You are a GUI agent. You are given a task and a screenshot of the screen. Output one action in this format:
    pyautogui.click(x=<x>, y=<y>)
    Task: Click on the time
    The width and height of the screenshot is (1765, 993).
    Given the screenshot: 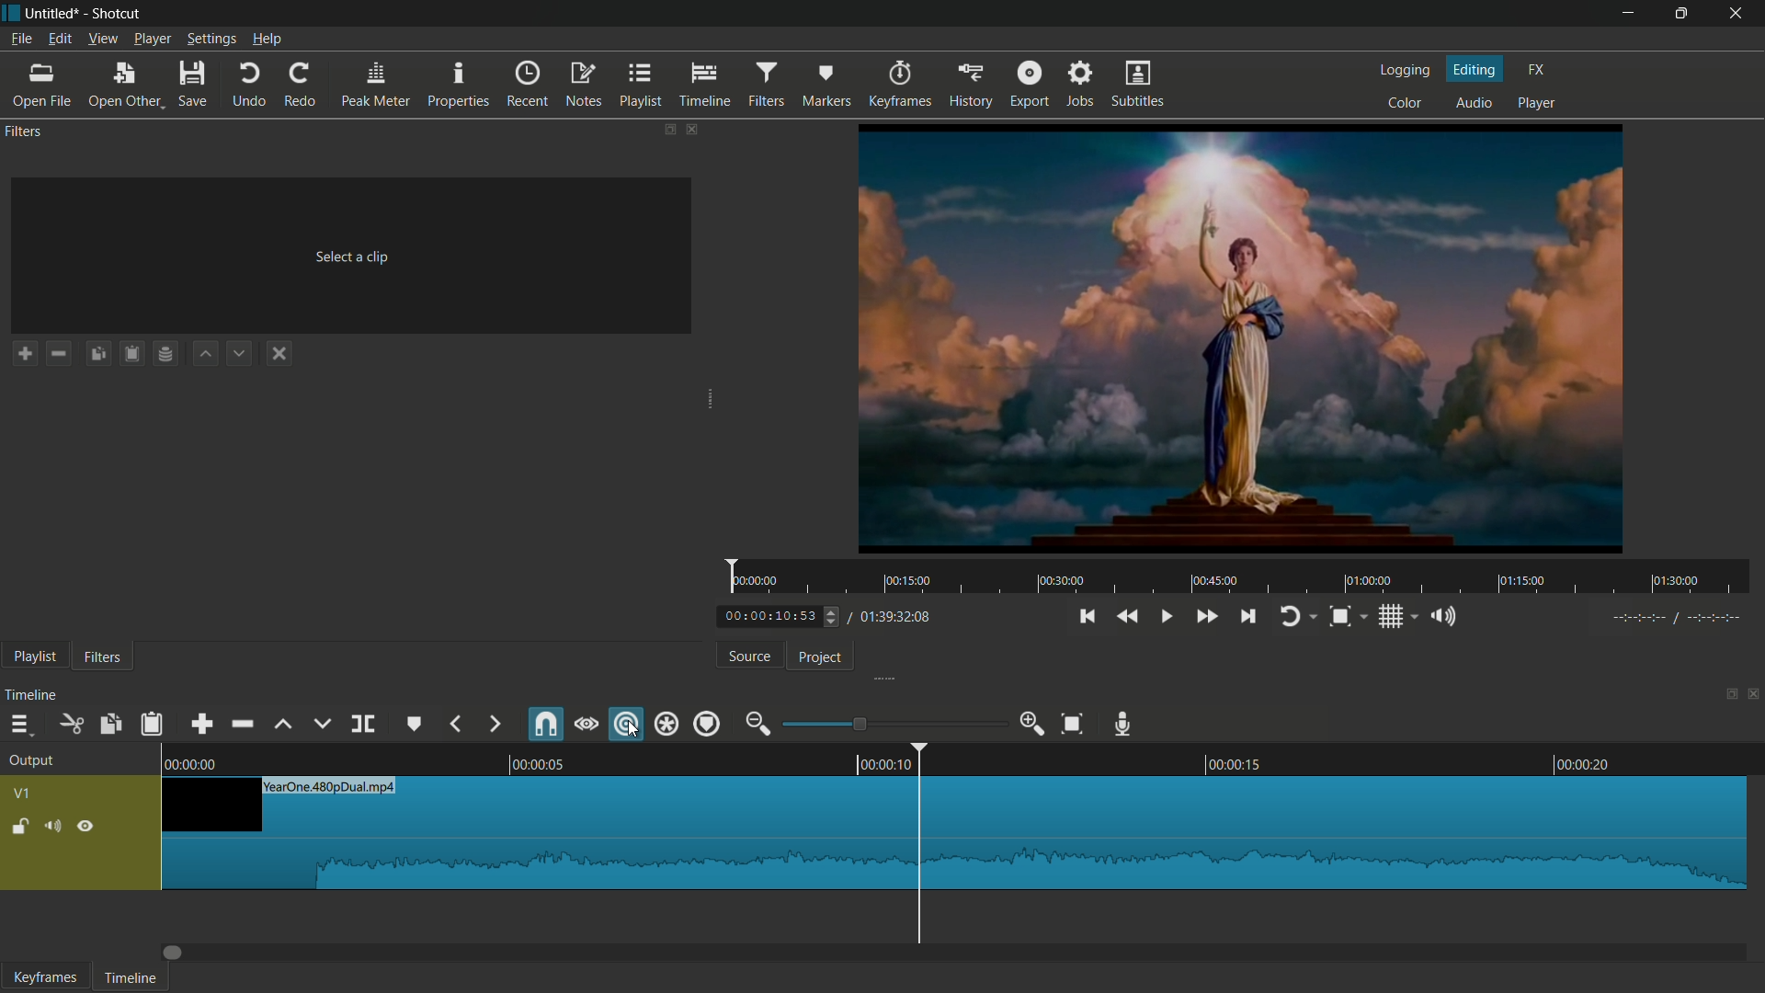 What is the action you would take?
    pyautogui.click(x=1678, y=618)
    